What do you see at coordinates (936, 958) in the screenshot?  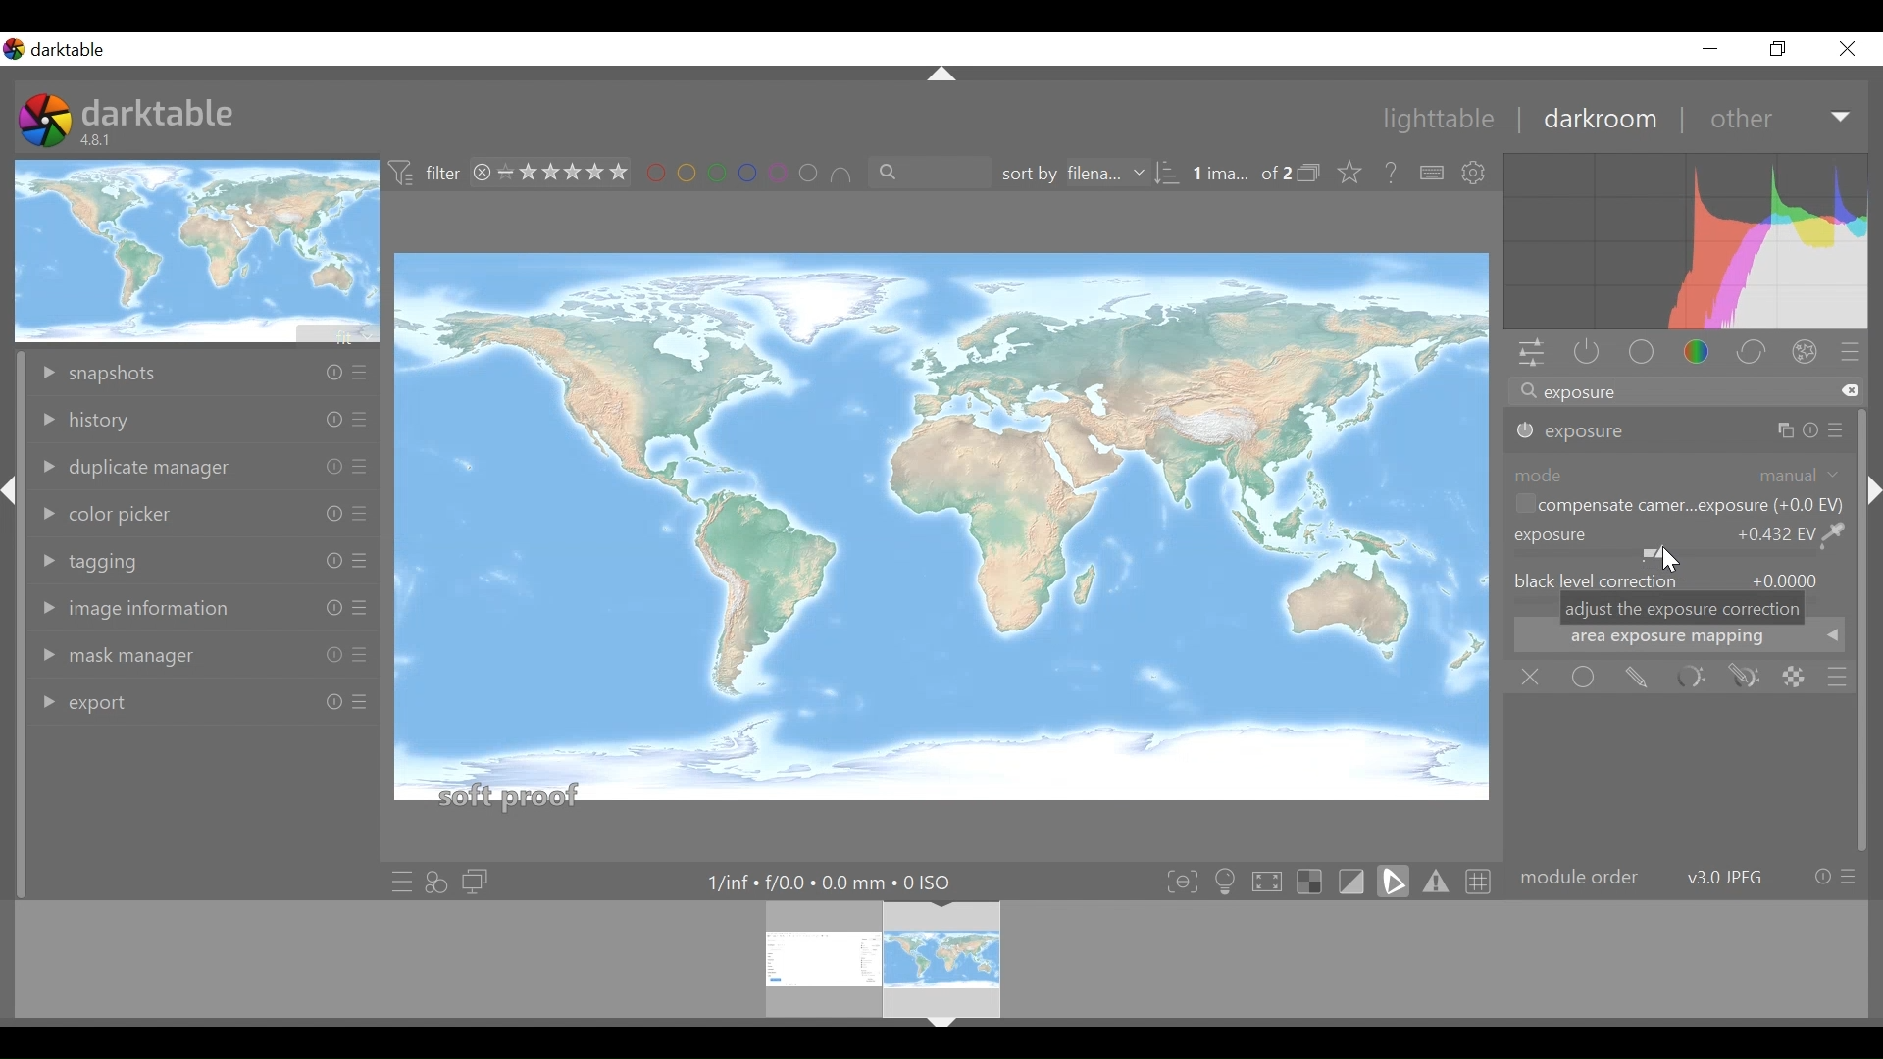 I see `filmstrip` at bounding box center [936, 958].